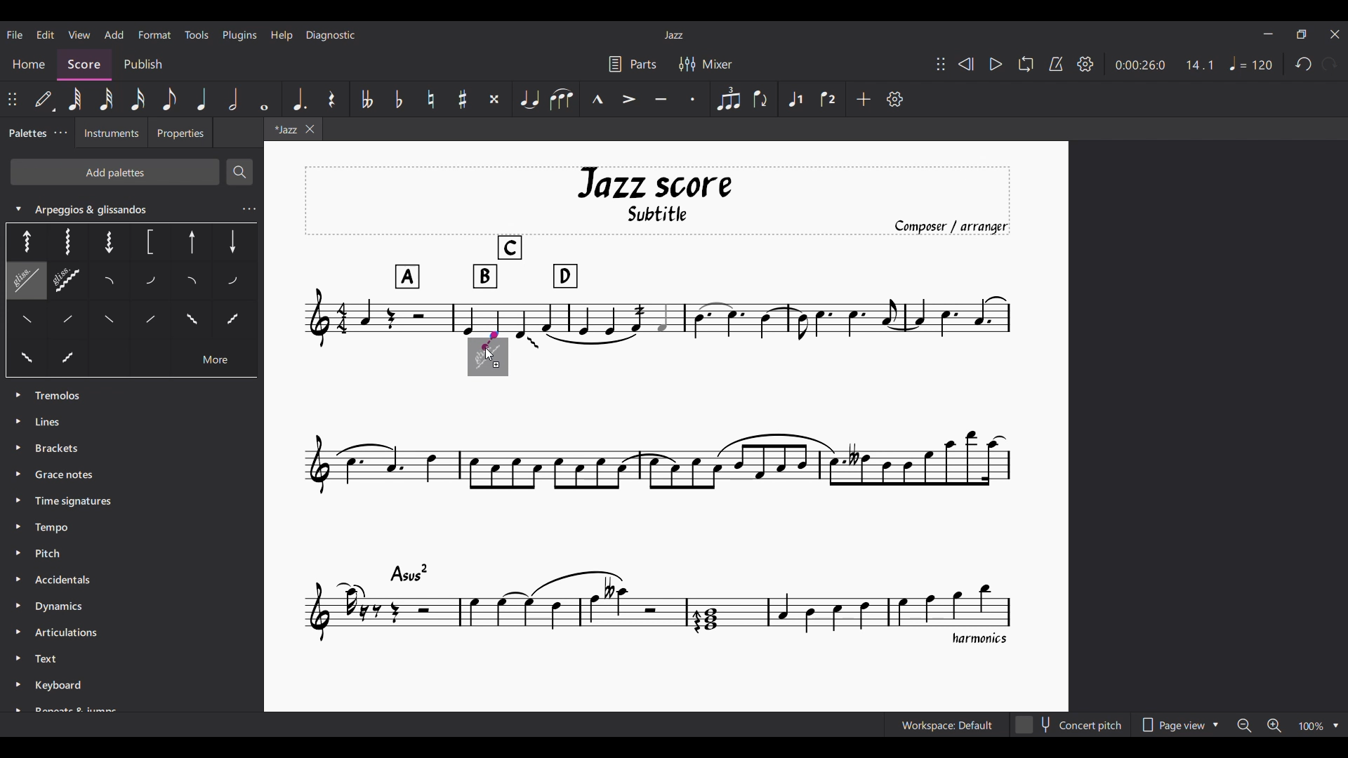 The height and width of the screenshot is (758, 1348). Describe the element at coordinates (215, 362) in the screenshot. I see `More` at that location.